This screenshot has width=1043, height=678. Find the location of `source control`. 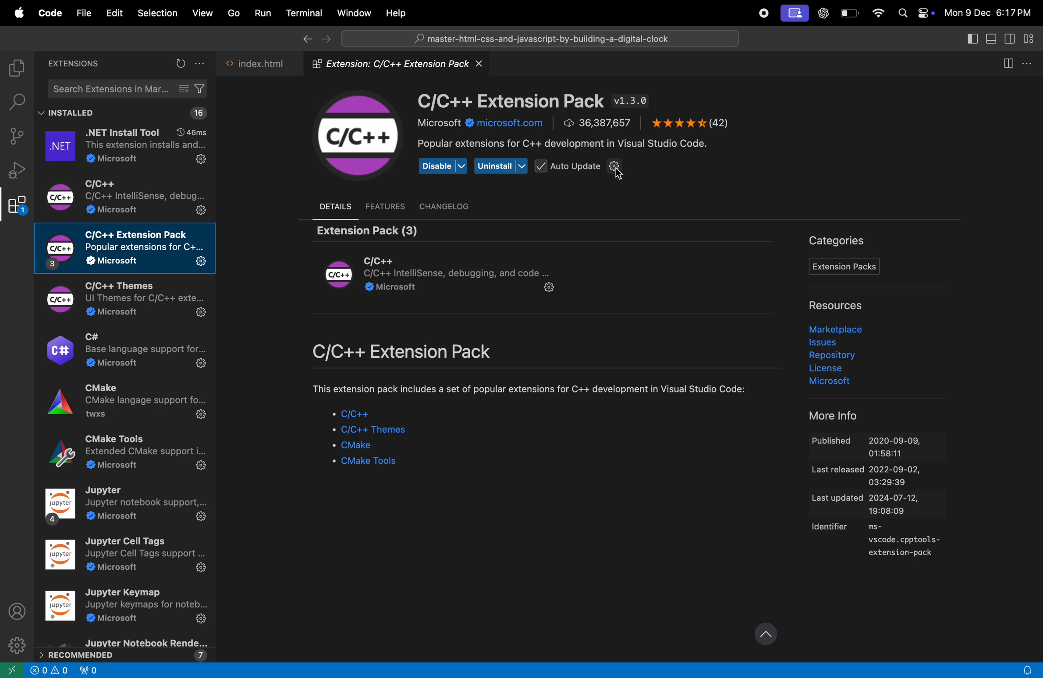

source control is located at coordinates (16, 136).